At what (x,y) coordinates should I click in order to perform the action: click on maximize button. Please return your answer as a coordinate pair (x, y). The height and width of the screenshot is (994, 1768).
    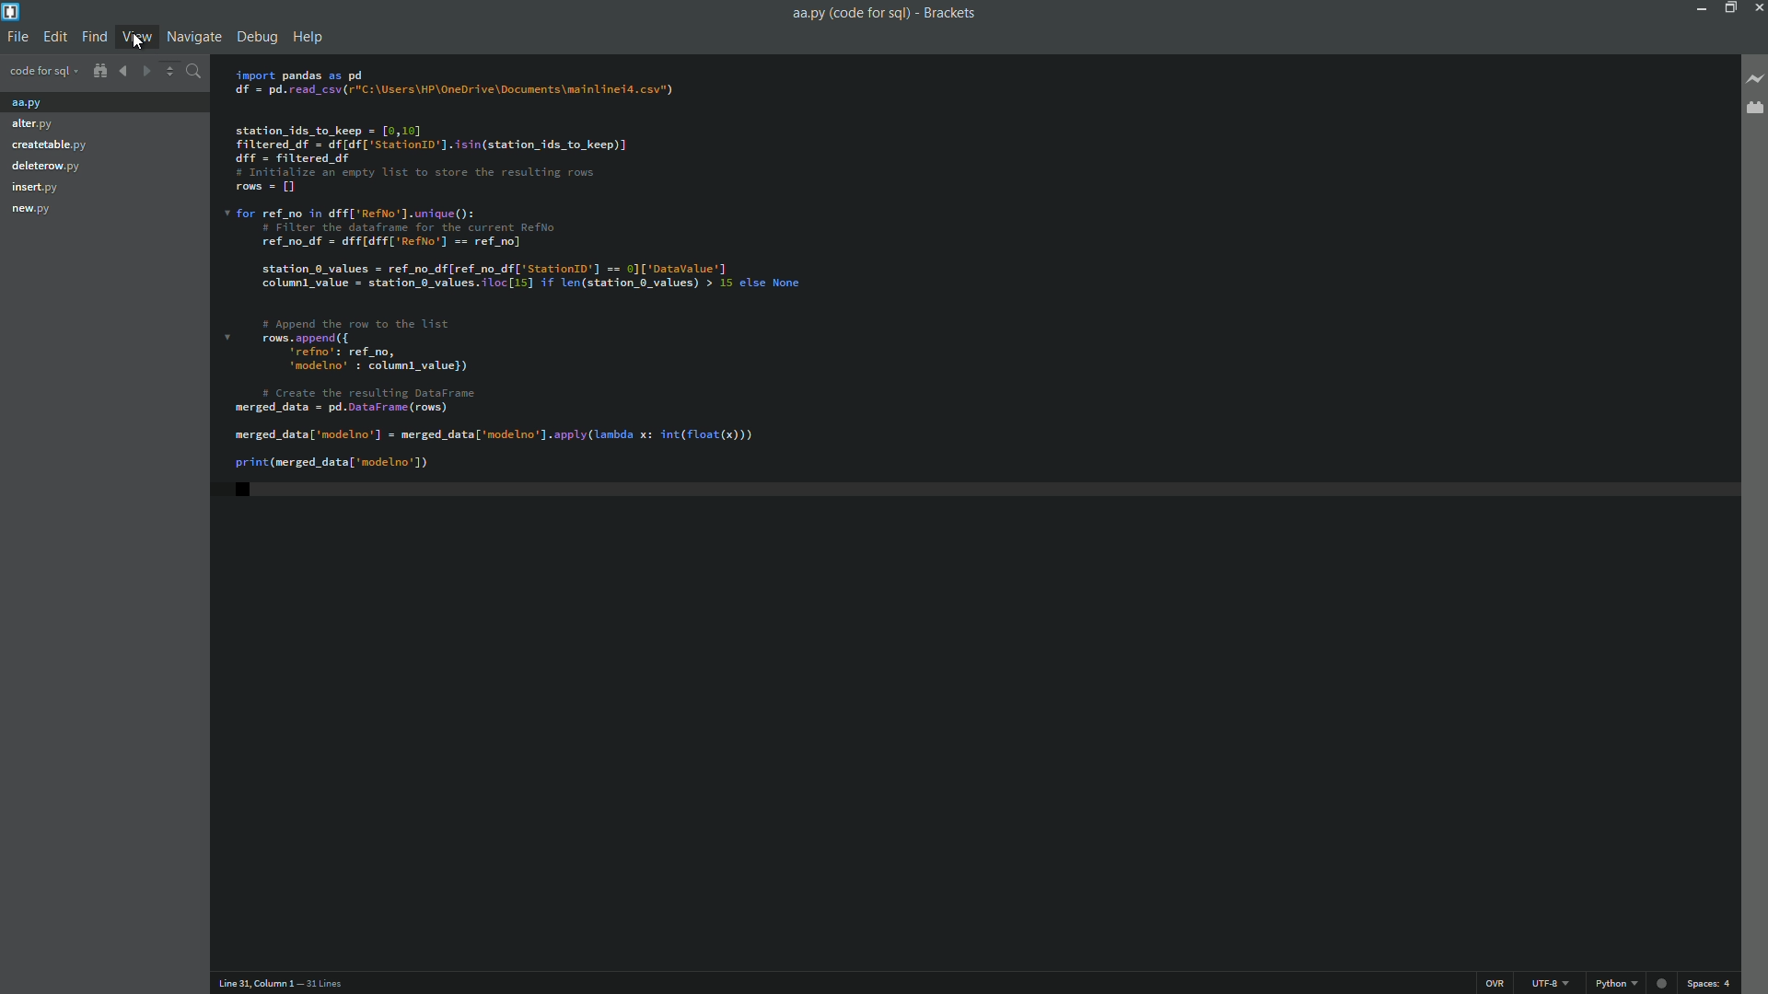
    Looking at the image, I should click on (1727, 9).